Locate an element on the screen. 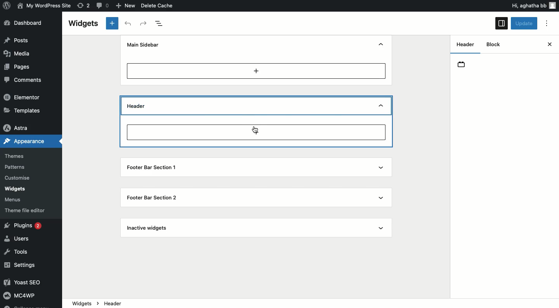 The image size is (559, 308). Show is located at coordinates (381, 228).